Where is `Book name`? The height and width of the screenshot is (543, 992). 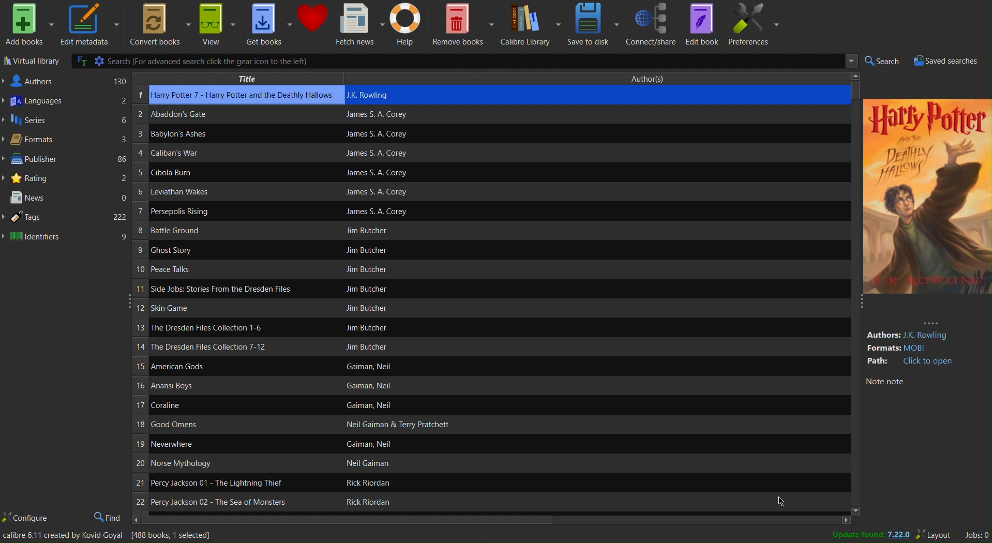
Book name is located at coordinates (203, 444).